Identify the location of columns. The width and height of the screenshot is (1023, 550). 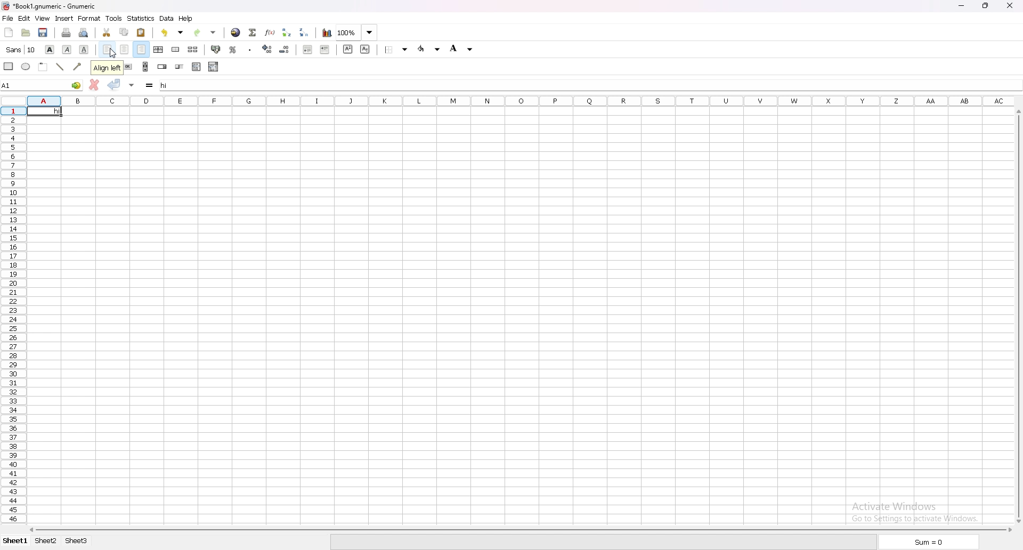
(522, 100).